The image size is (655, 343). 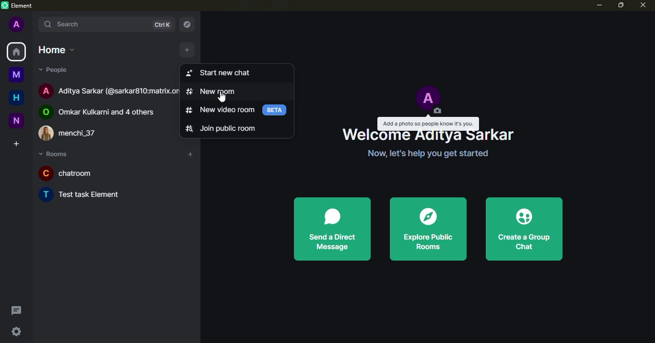 What do you see at coordinates (222, 110) in the screenshot?
I see `new video room` at bounding box center [222, 110].